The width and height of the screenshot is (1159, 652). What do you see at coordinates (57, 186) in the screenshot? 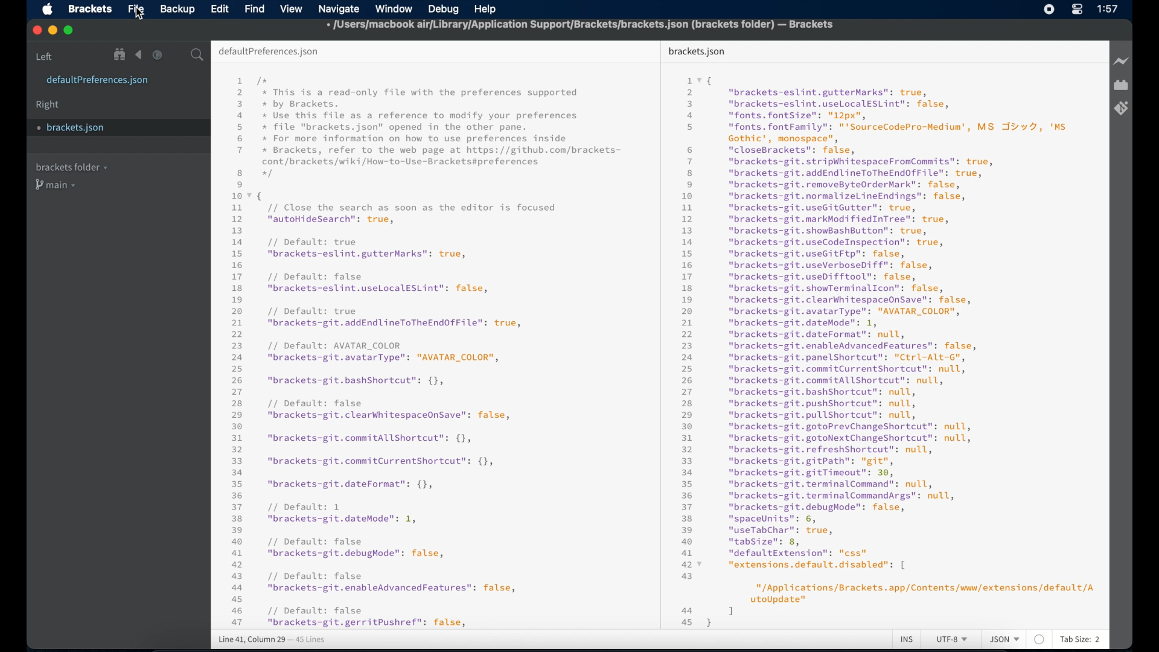
I see `main` at bounding box center [57, 186].